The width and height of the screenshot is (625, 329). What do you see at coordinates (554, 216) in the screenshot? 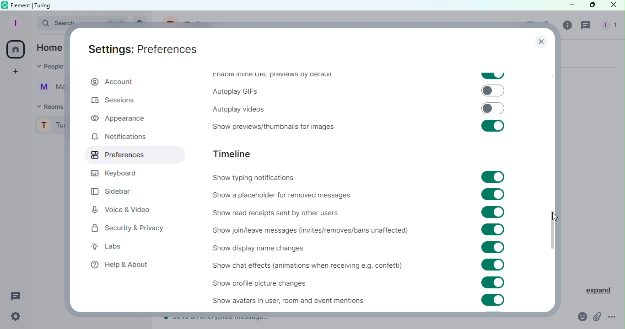
I see `Cursor` at bounding box center [554, 216].